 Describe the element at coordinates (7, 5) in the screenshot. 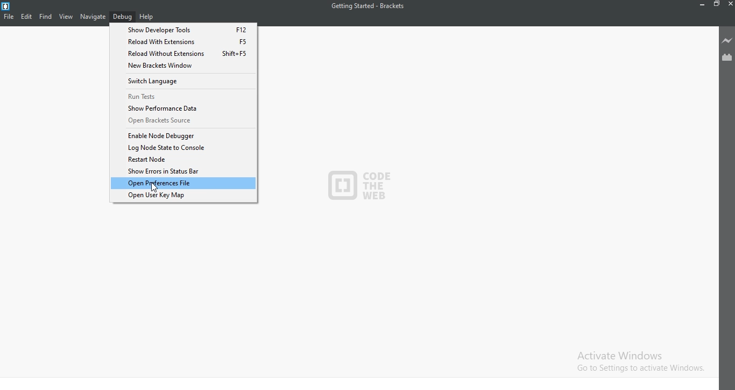

I see `Logo` at that location.